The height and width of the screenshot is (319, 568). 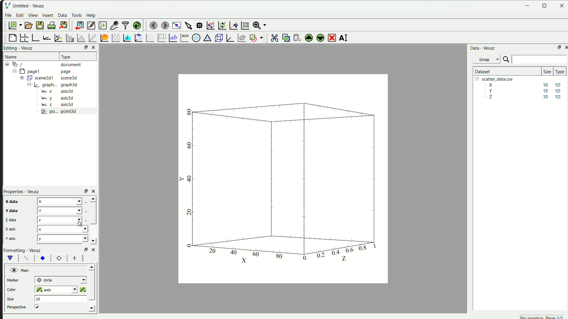 I want to click on X 10 10, so click(x=522, y=84).